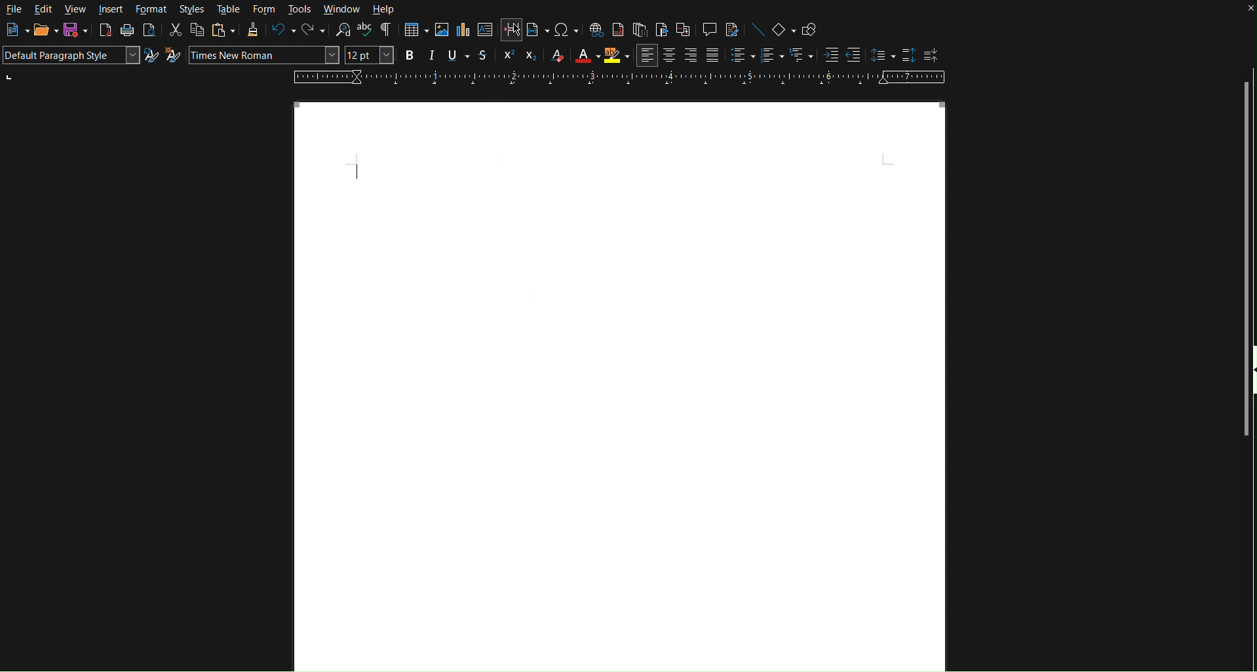 Image resolution: width=1257 pixels, height=672 pixels. Describe the element at coordinates (313, 31) in the screenshot. I see `Redo` at that location.